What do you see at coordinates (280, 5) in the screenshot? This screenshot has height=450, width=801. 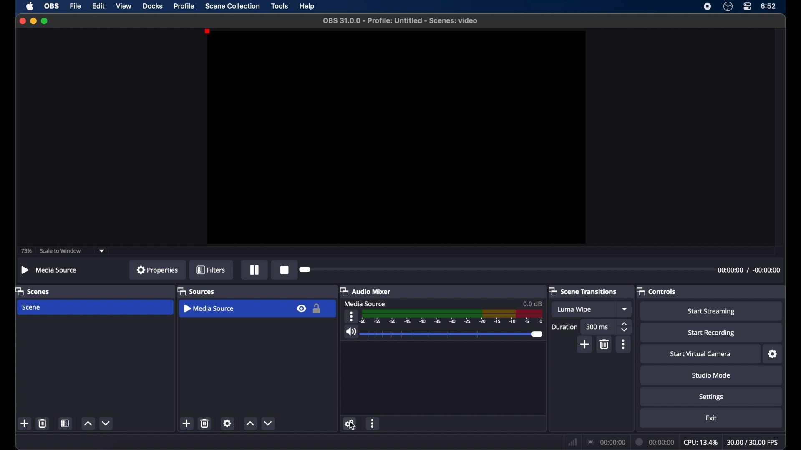 I see `tools` at bounding box center [280, 5].